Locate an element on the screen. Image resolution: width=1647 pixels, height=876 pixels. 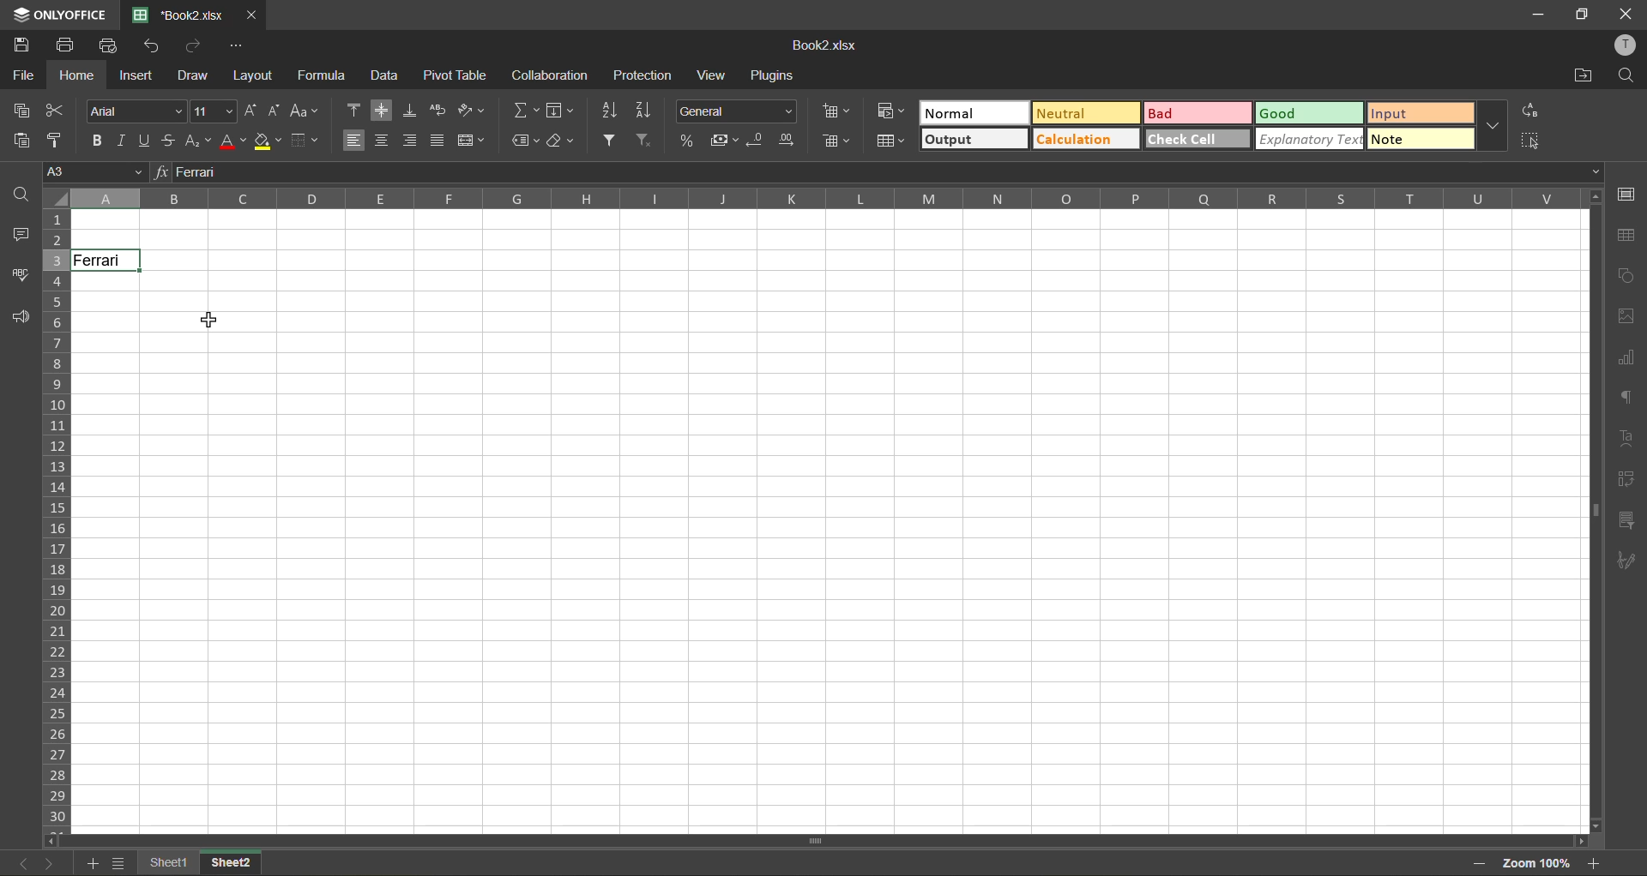
more options is located at coordinates (1493, 126).